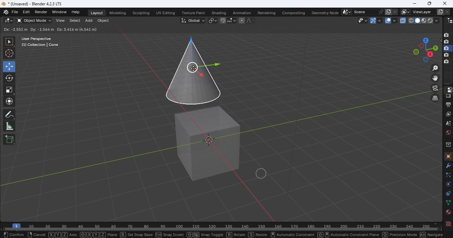 This screenshot has height=238, width=453. Describe the element at coordinates (10, 54) in the screenshot. I see `Cursor` at that location.